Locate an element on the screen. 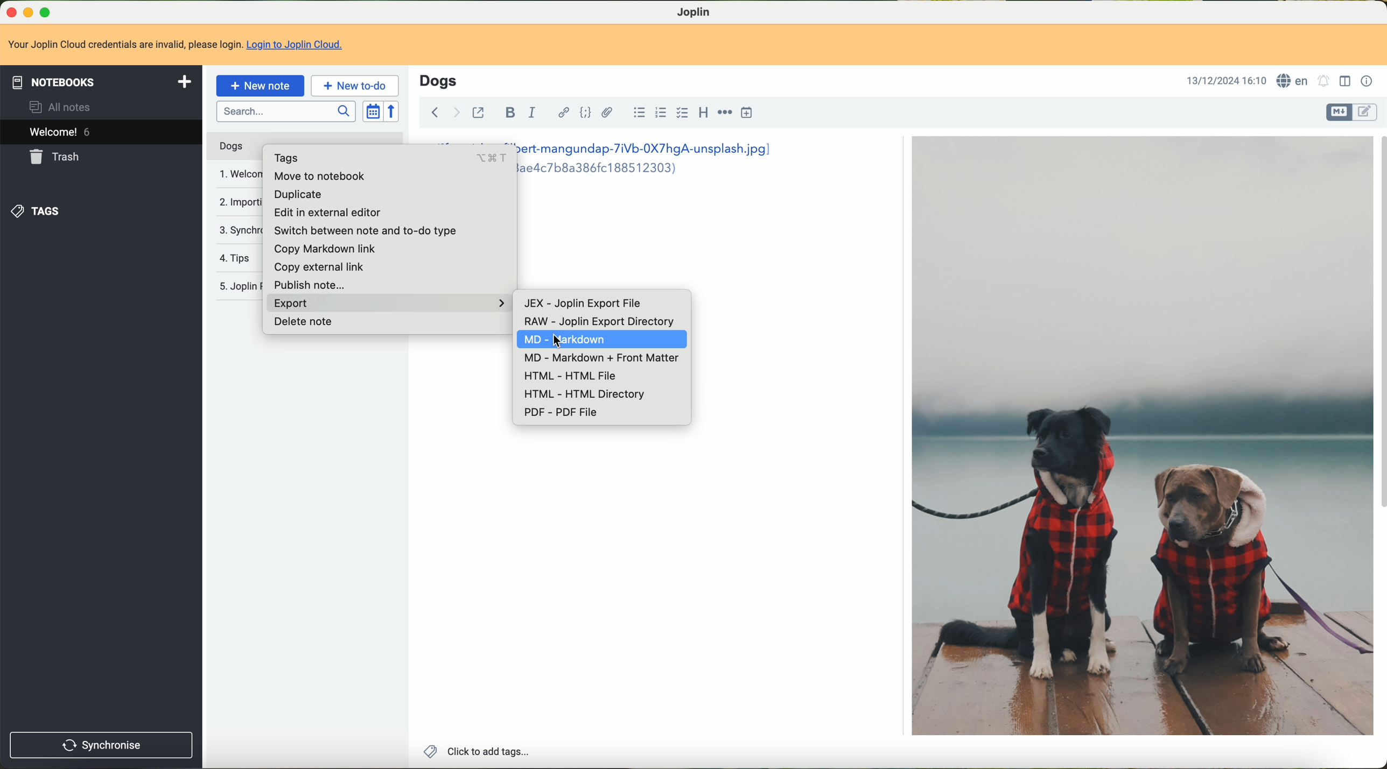  notebooks is located at coordinates (101, 82).